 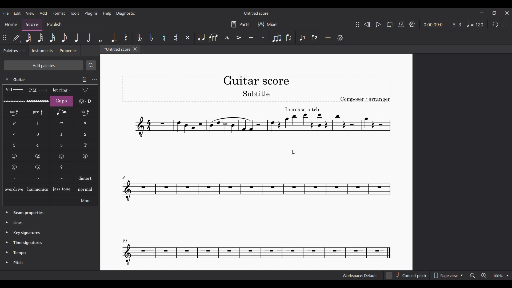 I want to click on Add, so click(x=328, y=37).